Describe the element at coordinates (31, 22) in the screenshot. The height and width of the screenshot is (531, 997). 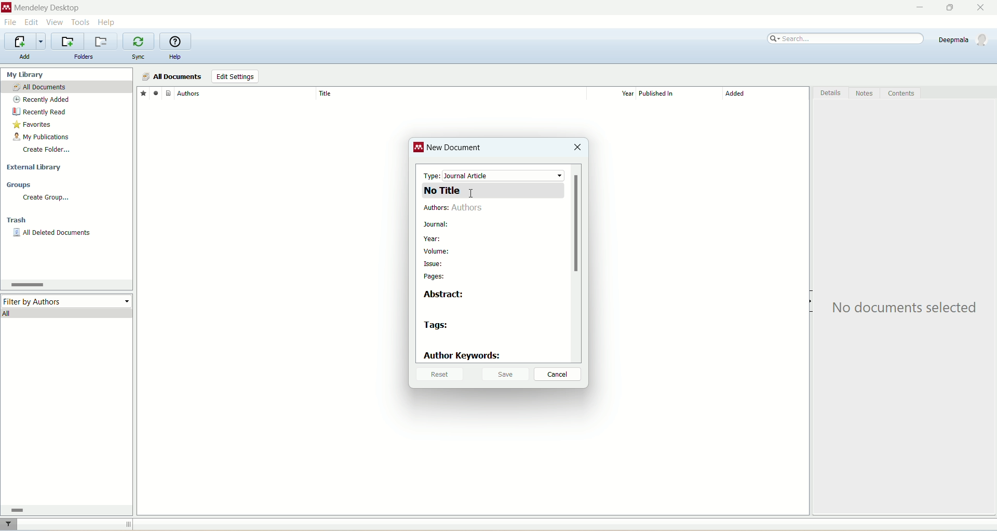
I see `edit` at that location.